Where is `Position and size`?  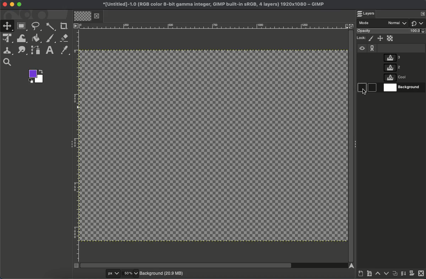
Position and size is located at coordinates (381, 39).